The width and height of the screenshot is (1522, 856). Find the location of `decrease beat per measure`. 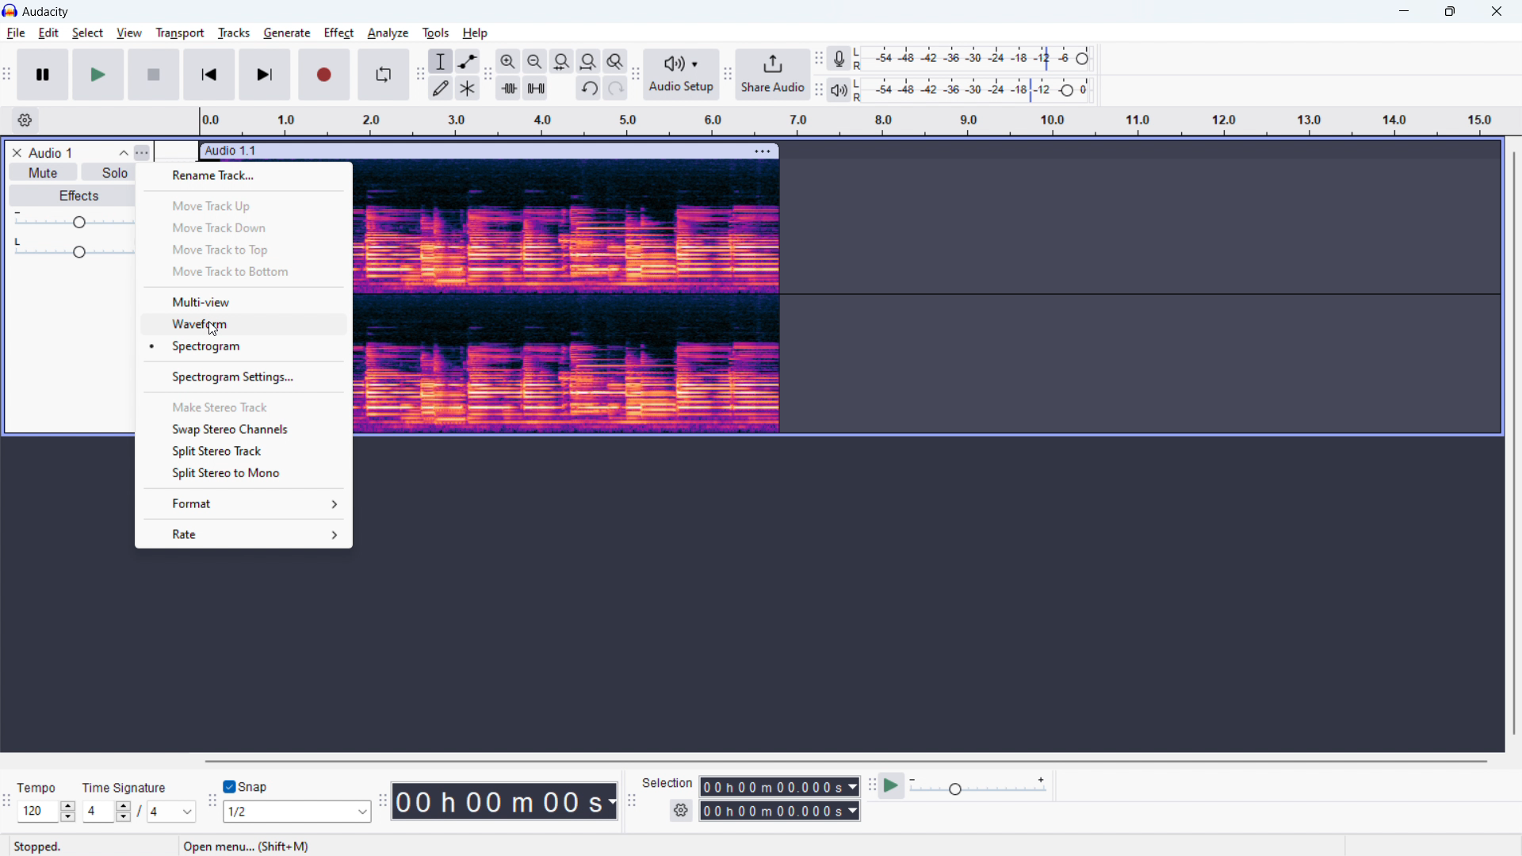

decrease beat per measure is located at coordinates (124, 818).